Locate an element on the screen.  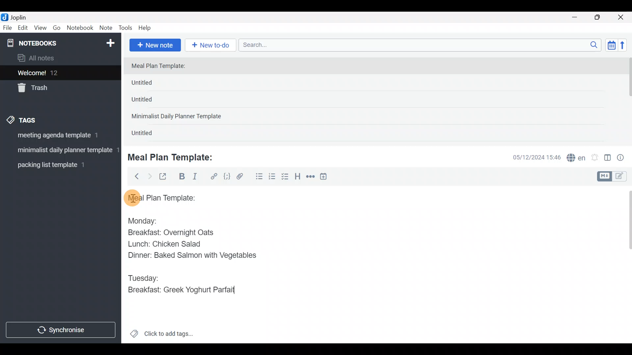
New to-do is located at coordinates (212, 46).